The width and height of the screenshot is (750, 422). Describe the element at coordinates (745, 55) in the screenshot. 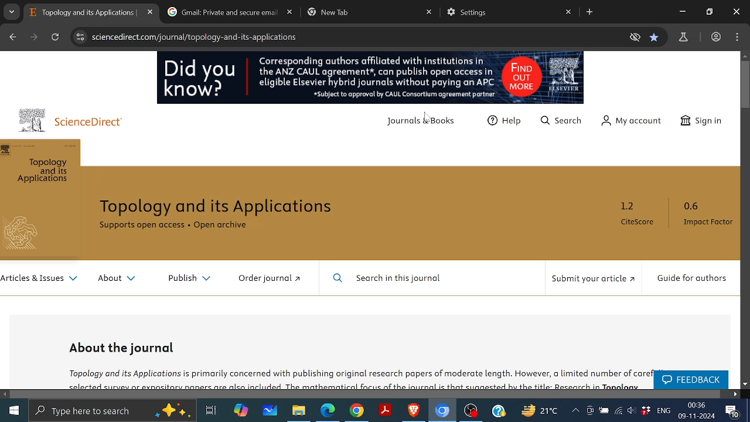

I see `move up` at that location.